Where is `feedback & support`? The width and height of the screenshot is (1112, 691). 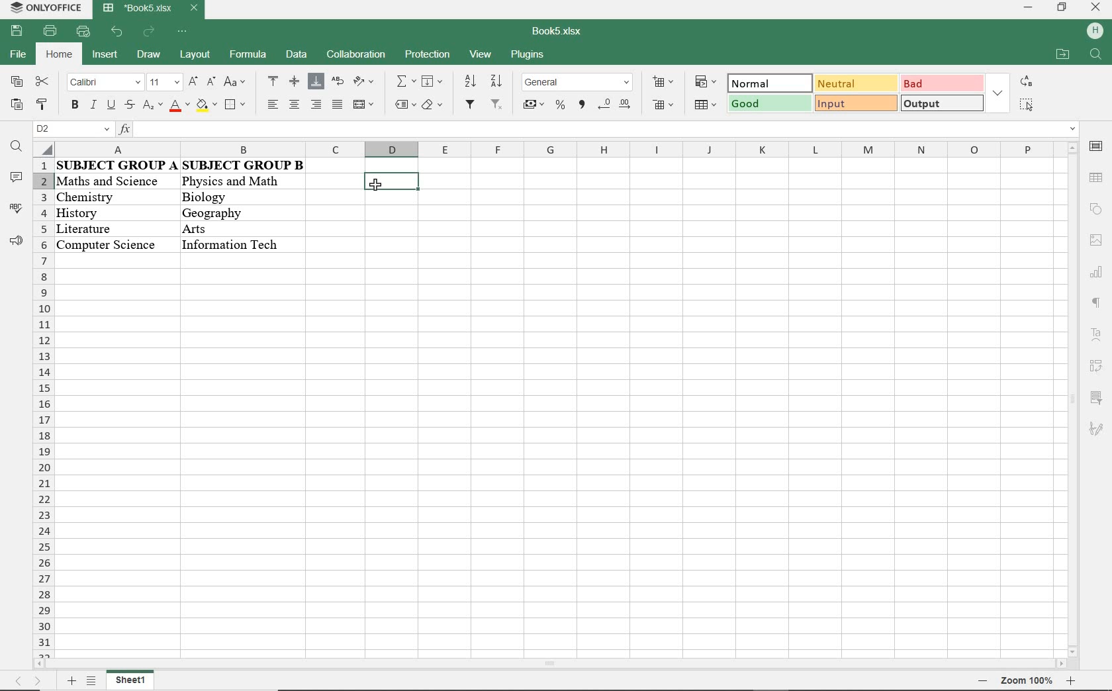 feedback & support is located at coordinates (17, 241).